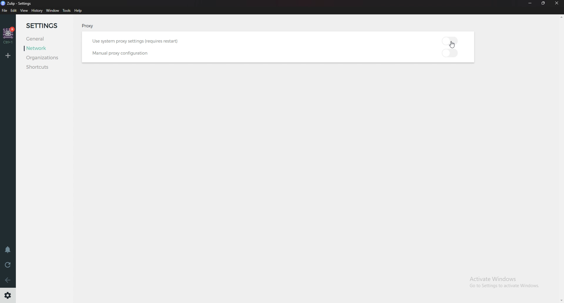 This screenshot has height=303, width=564. What do you see at coordinates (7, 251) in the screenshot?
I see `Enable do not disturb` at bounding box center [7, 251].